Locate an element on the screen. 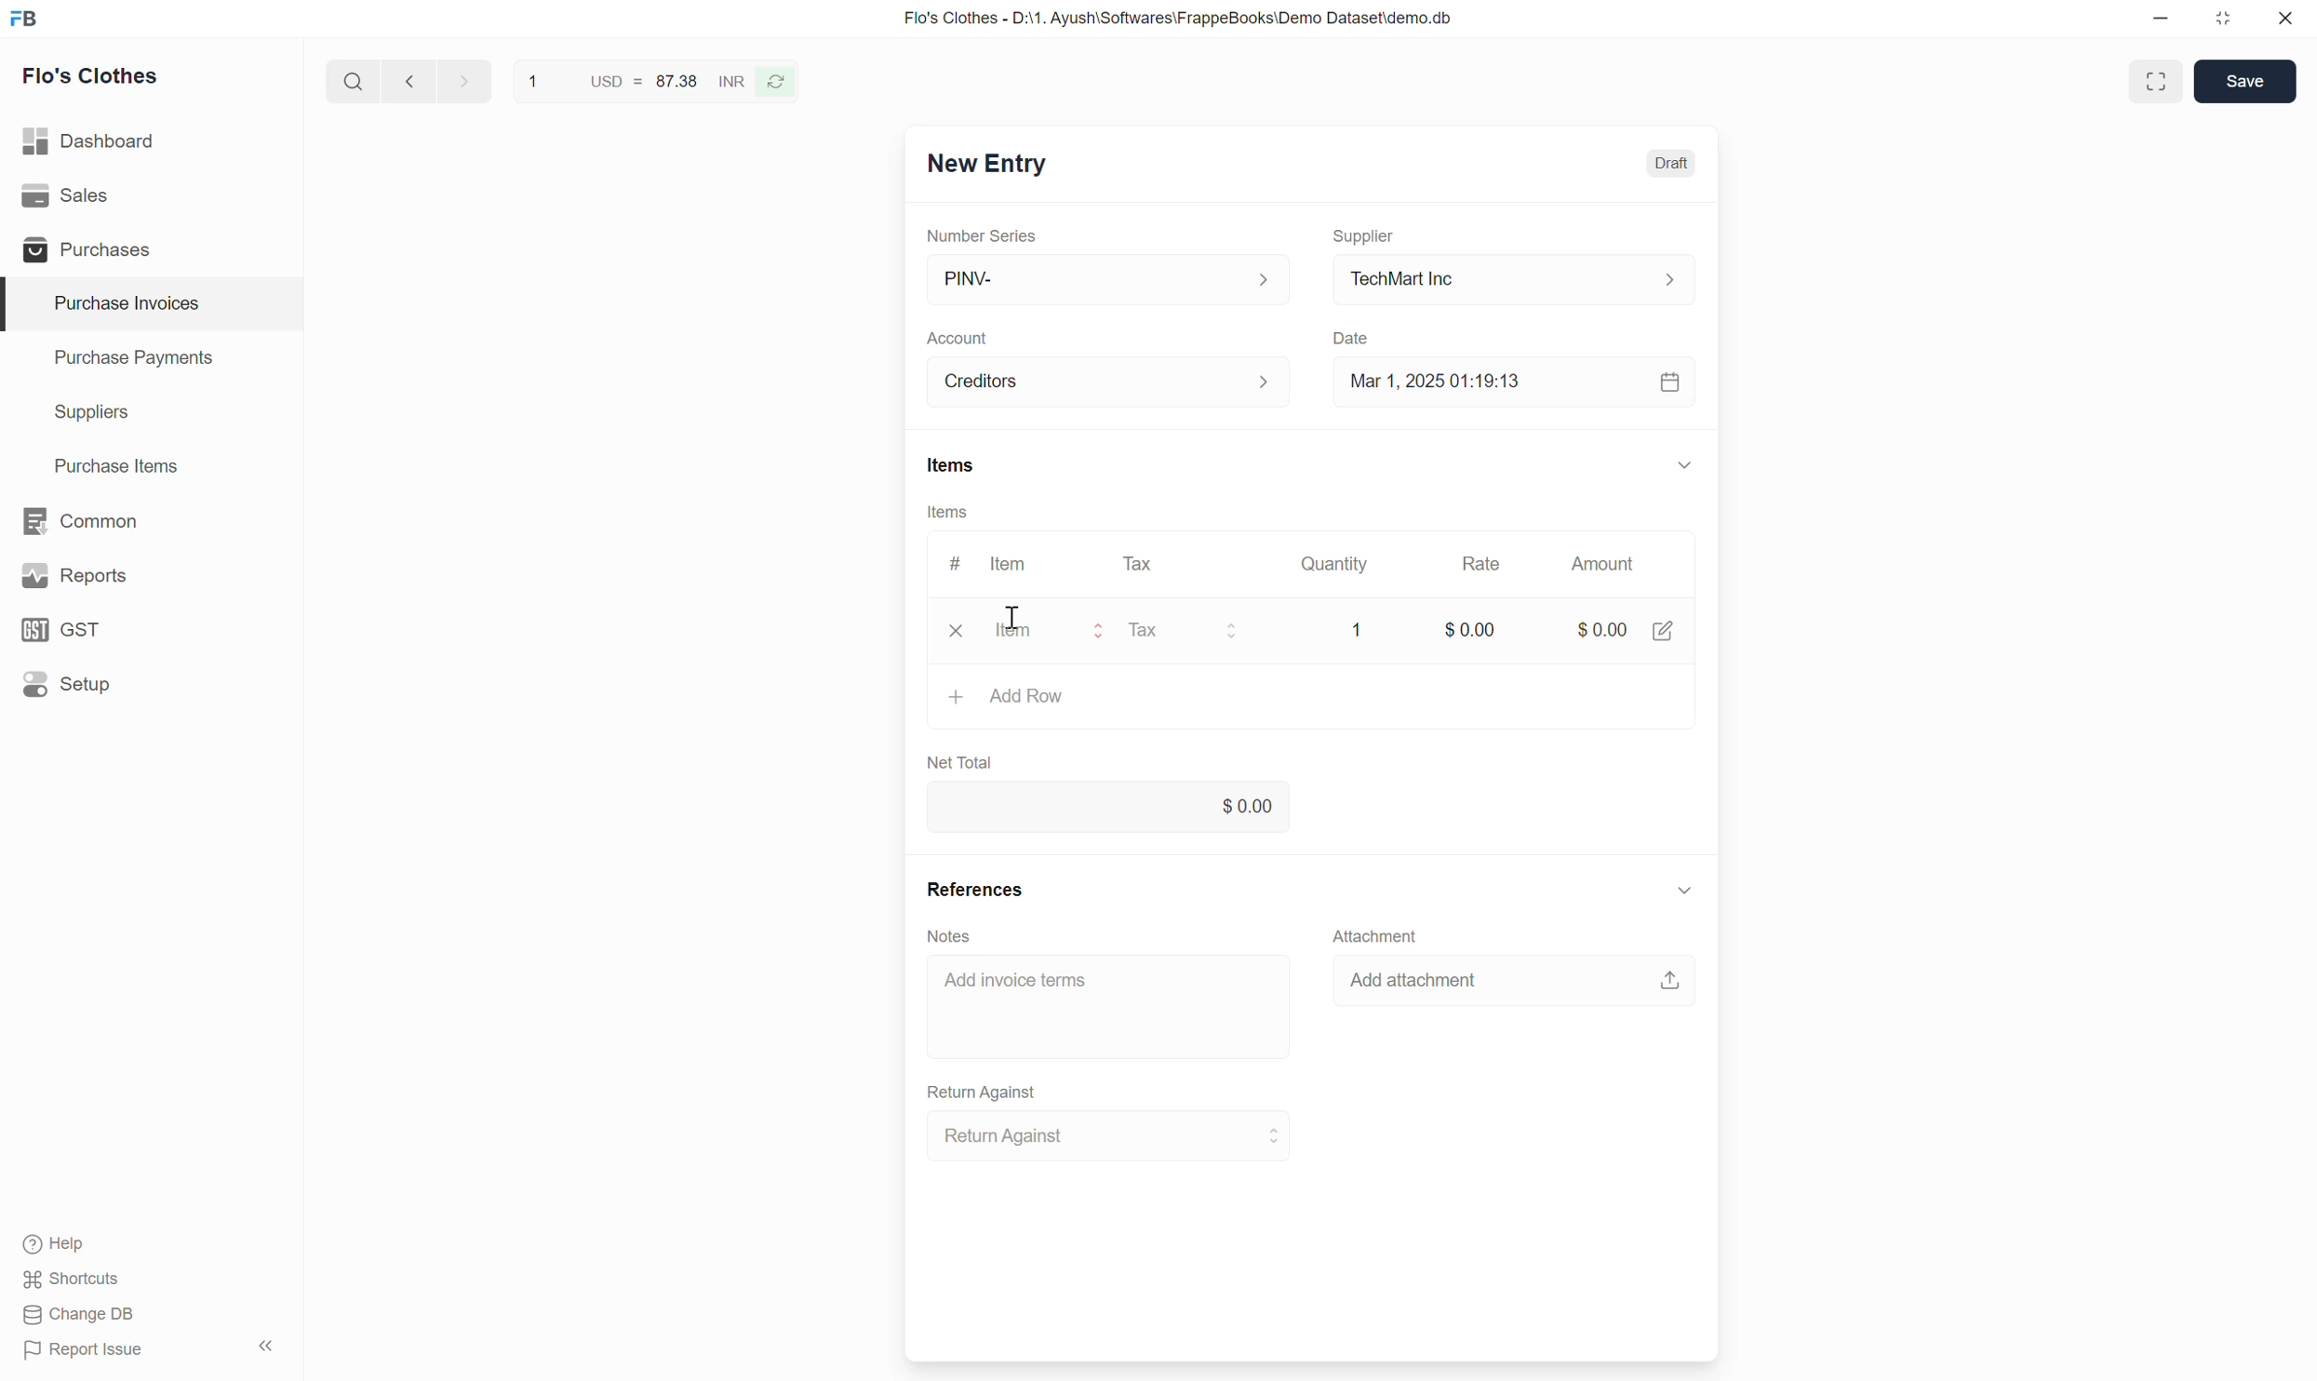 The image size is (2317, 1381). Quantity is located at coordinates (1340, 564).